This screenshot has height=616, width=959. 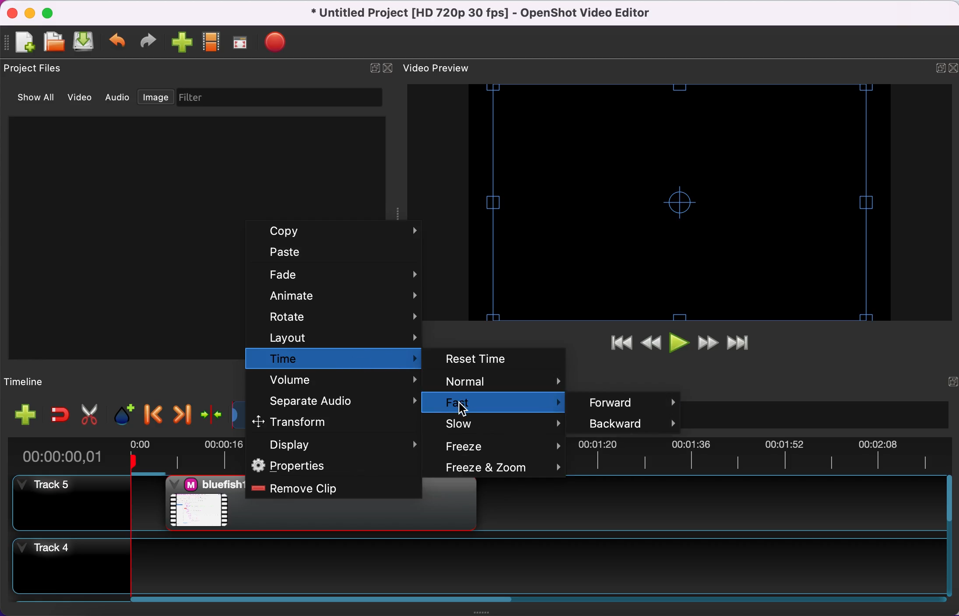 What do you see at coordinates (339, 319) in the screenshot?
I see `rotate` at bounding box center [339, 319].